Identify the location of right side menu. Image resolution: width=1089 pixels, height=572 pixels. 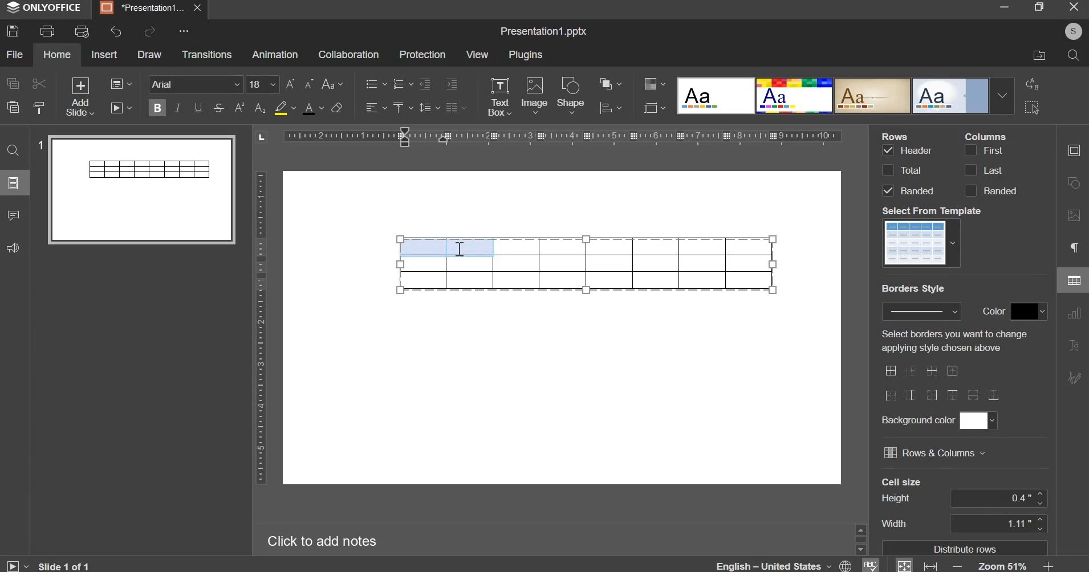
(1074, 267).